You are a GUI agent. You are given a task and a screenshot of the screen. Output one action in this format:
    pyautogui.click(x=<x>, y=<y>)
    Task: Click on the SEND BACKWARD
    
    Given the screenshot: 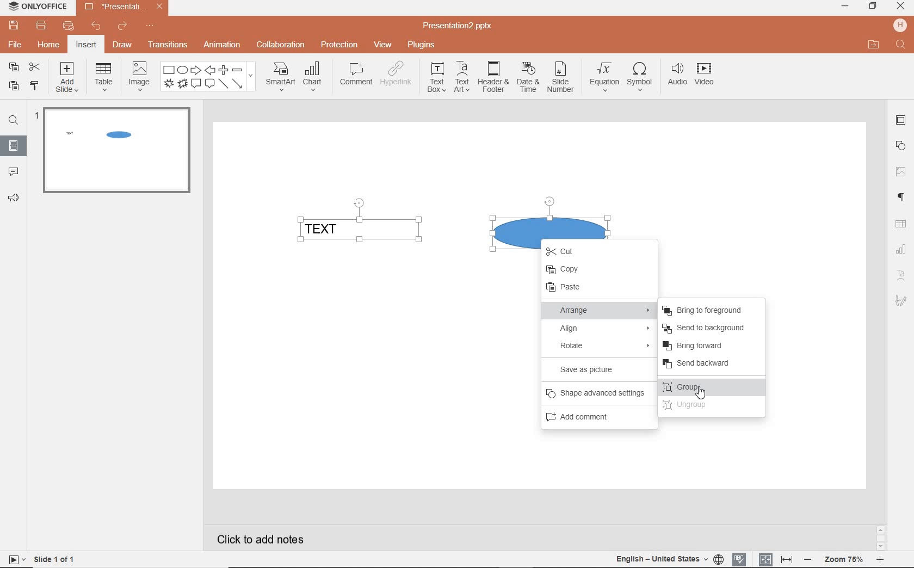 What is the action you would take?
    pyautogui.click(x=708, y=363)
    